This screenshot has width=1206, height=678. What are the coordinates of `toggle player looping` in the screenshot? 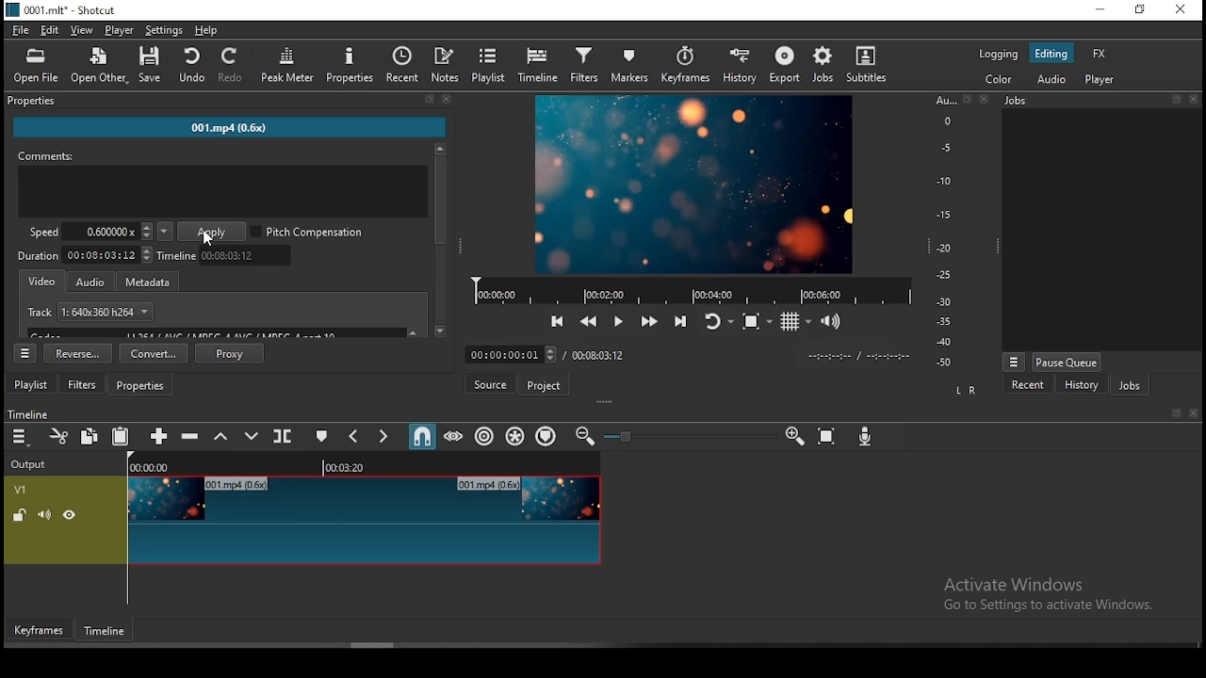 It's located at (717, 320).